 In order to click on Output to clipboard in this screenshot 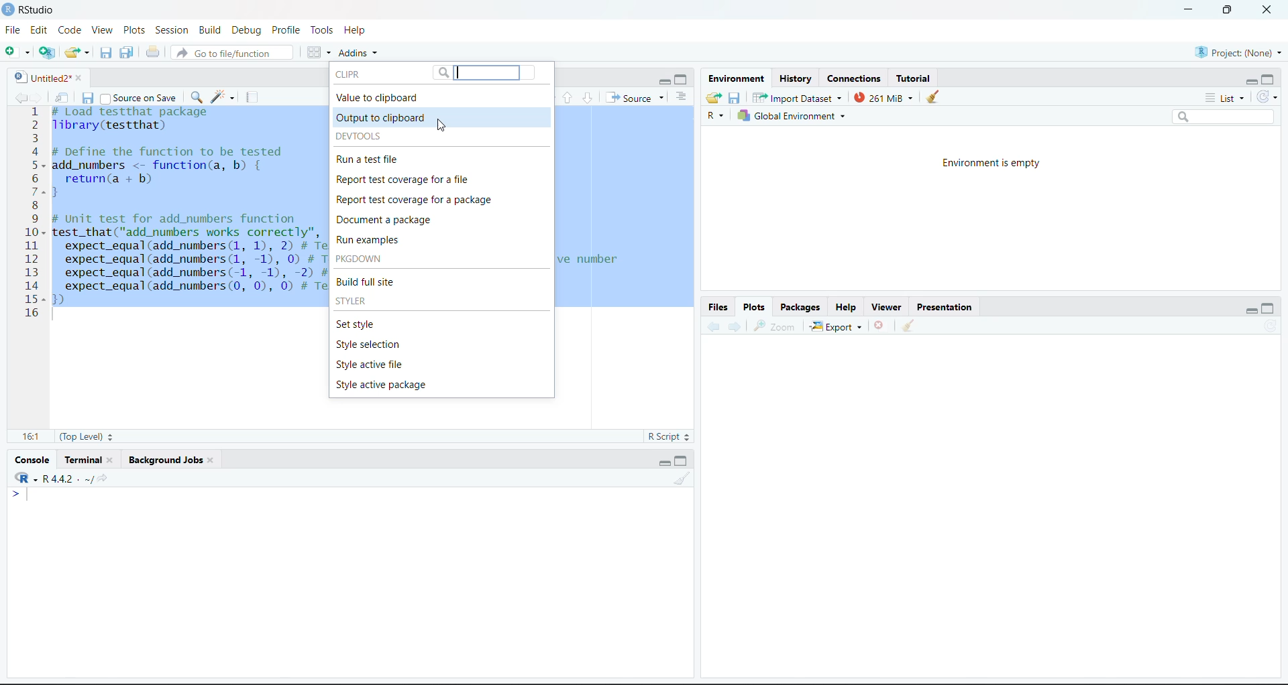, I will do `click(382, 119)`.